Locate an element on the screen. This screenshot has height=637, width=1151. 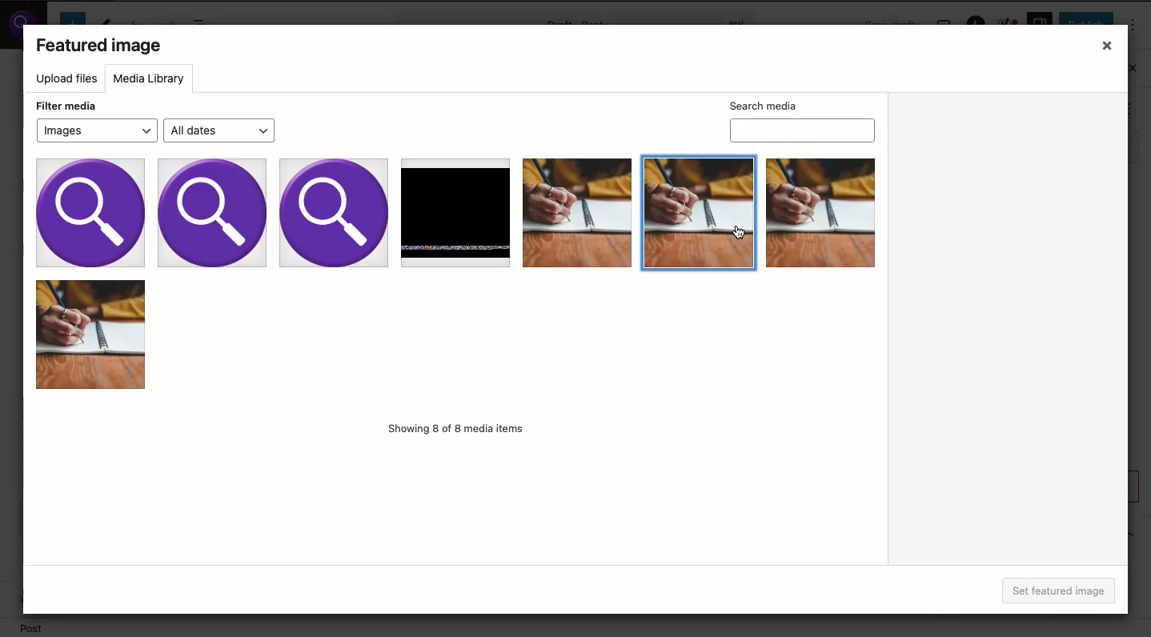
Image is located at coordinates (90, 212).